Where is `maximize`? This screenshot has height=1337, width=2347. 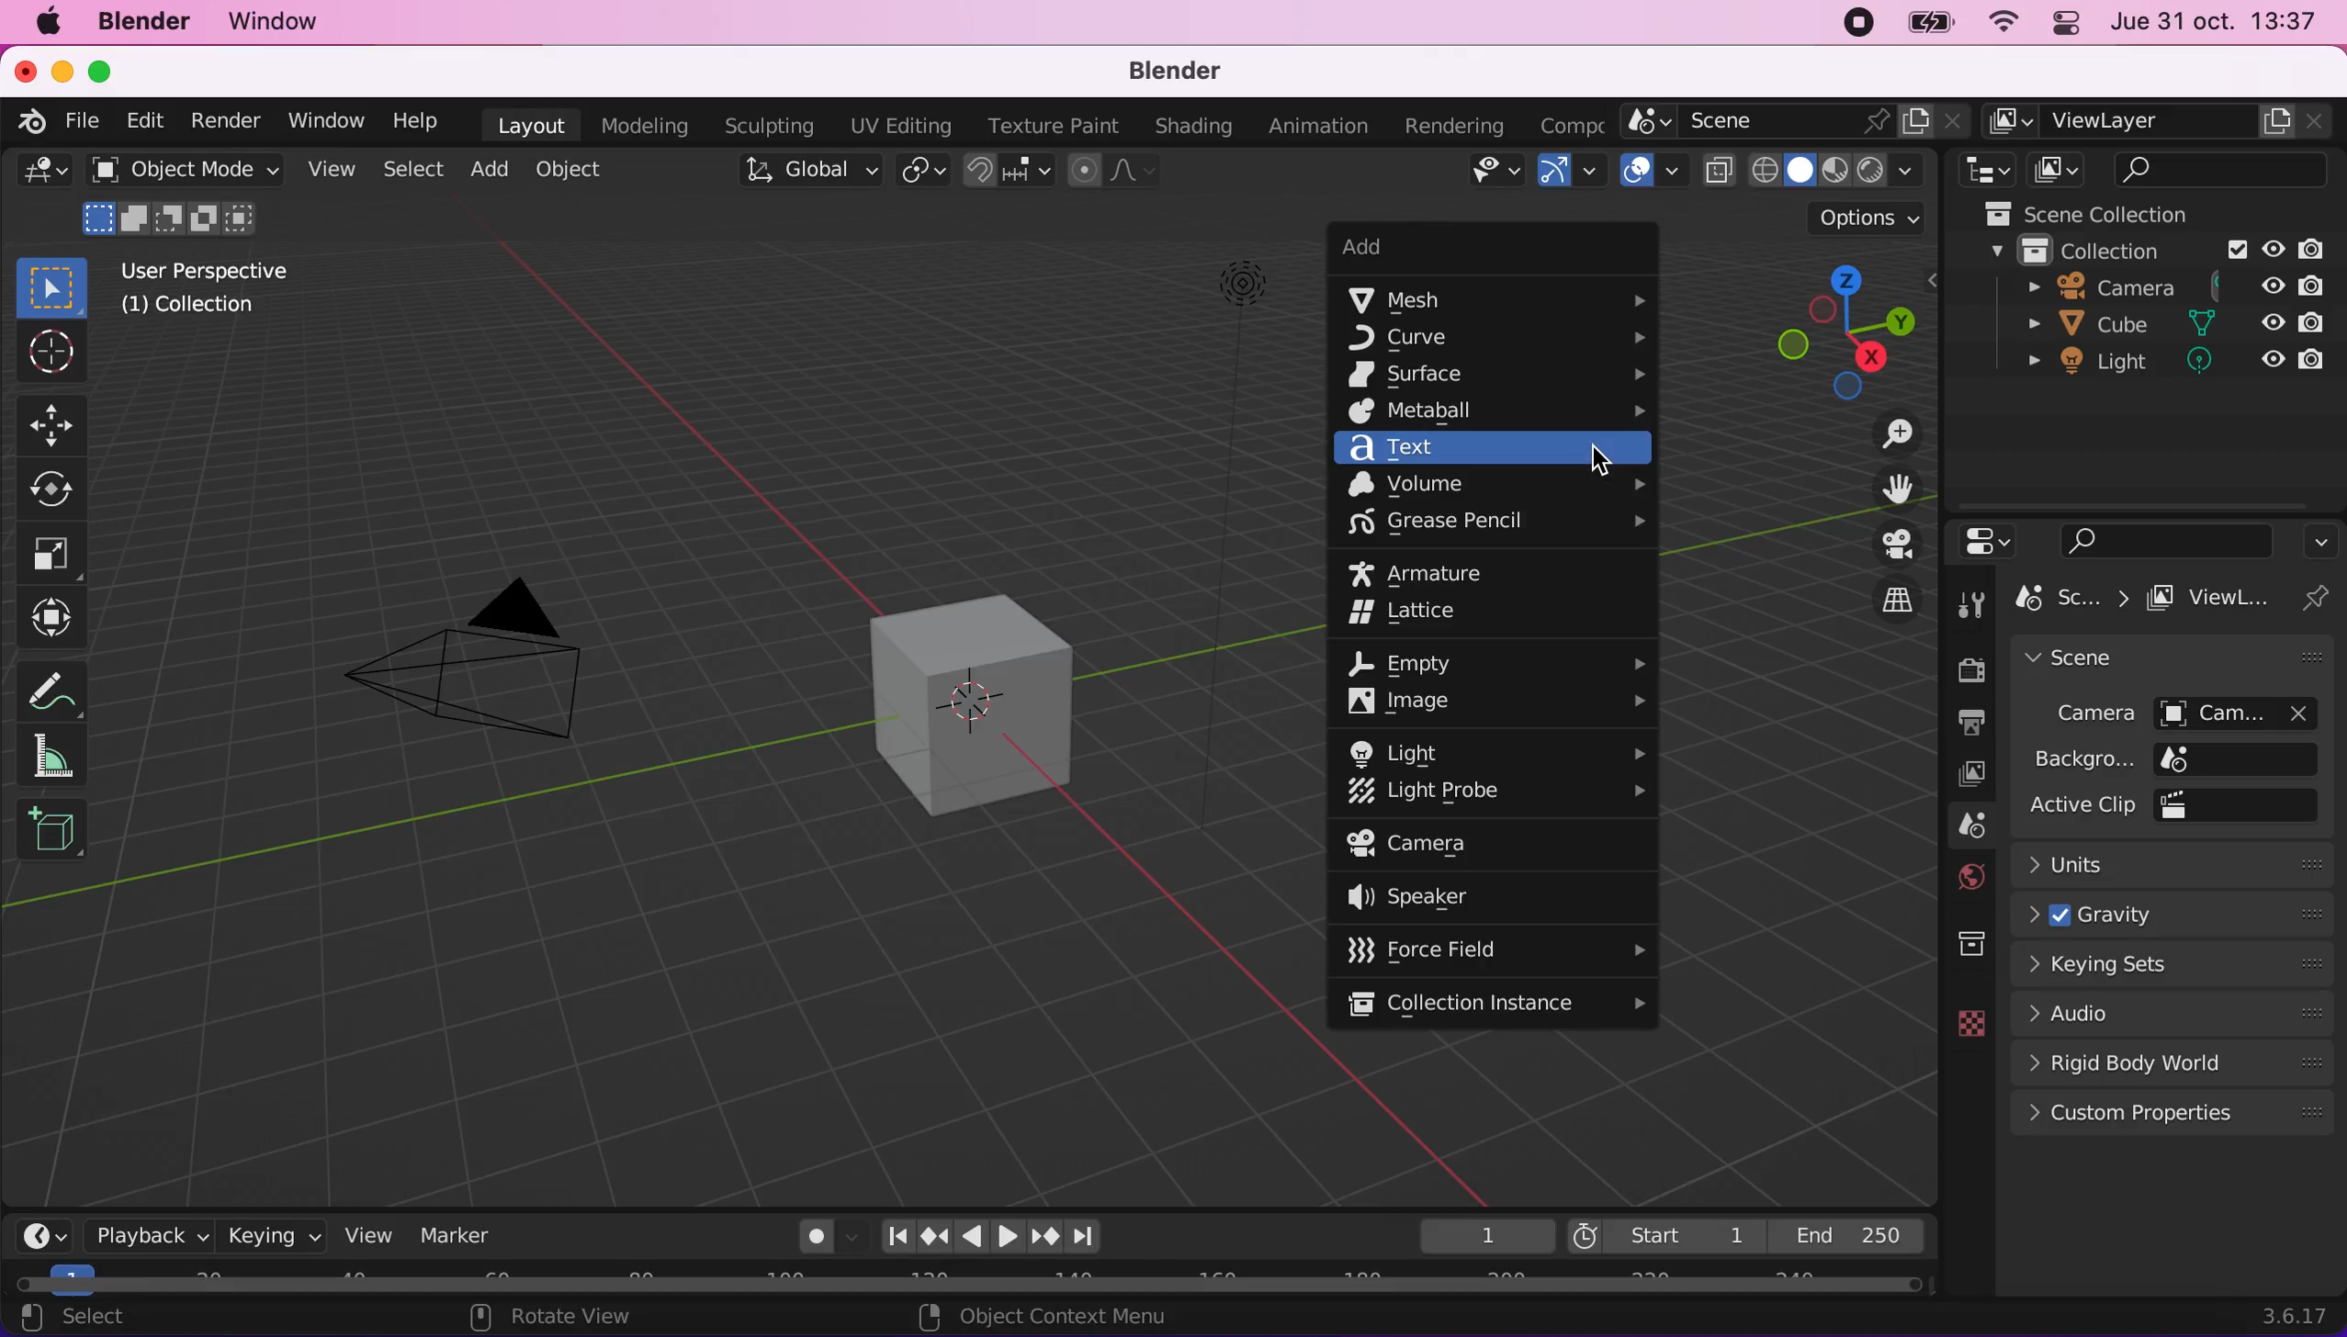 maximize is located at coordinates (111, 69).